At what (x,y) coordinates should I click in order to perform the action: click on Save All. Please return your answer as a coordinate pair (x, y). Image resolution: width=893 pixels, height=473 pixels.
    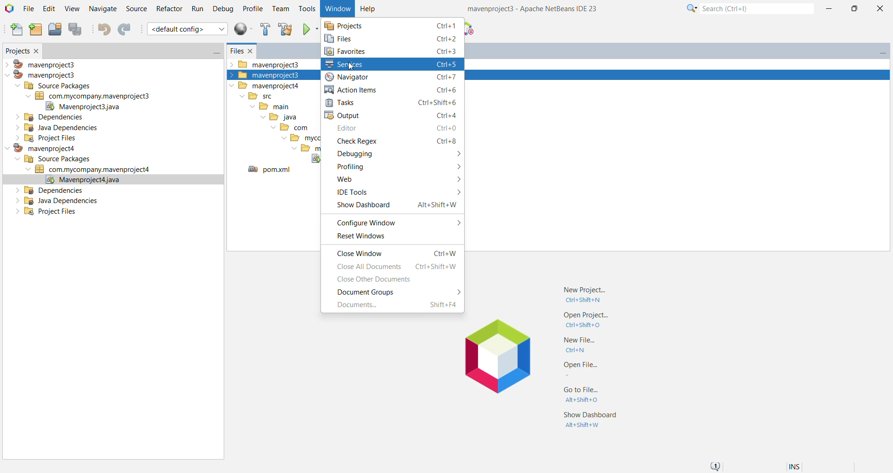
    Looking at the image, I should click on (77, 30).